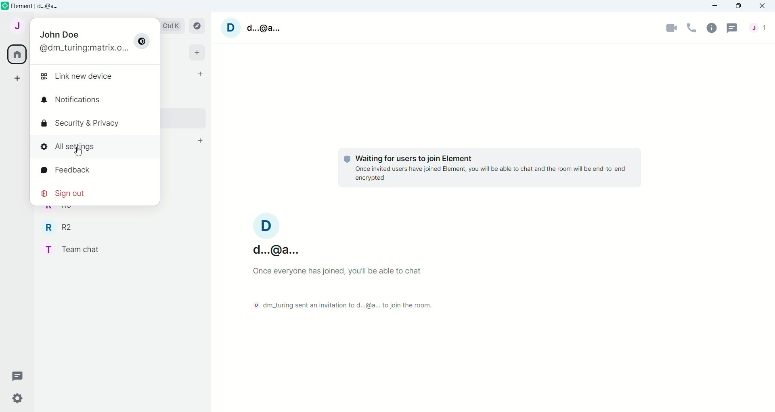 The height and width of the screenshot is (412, 775). Describe the element at coordinates (716, 6) in the screenshot. I see `minimize` at that location.